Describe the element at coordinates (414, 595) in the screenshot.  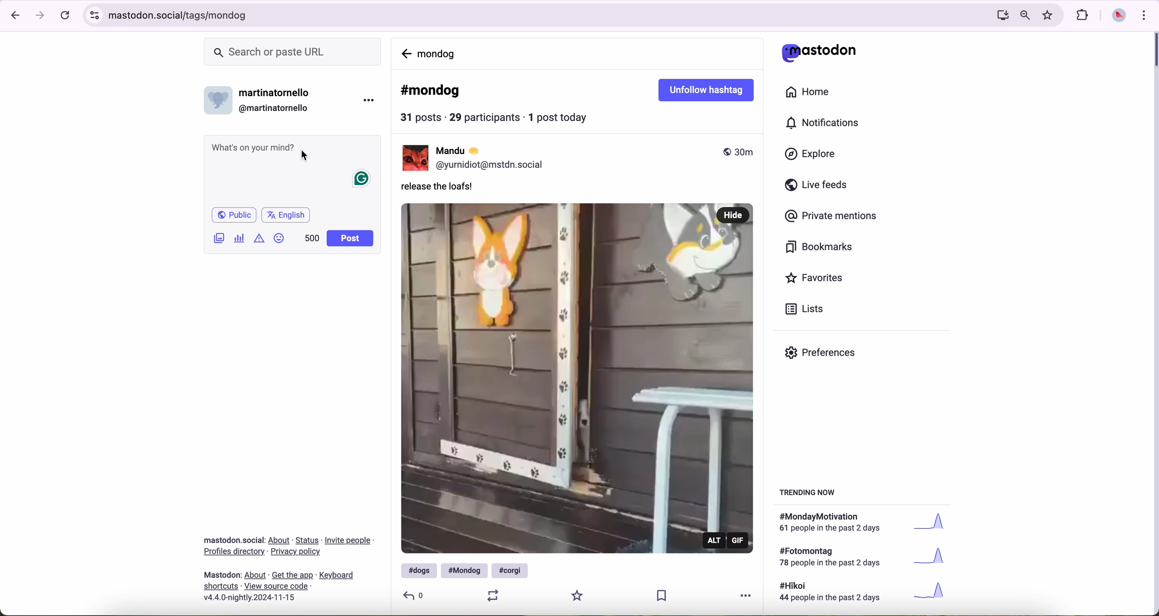
I see `reply` at that location.